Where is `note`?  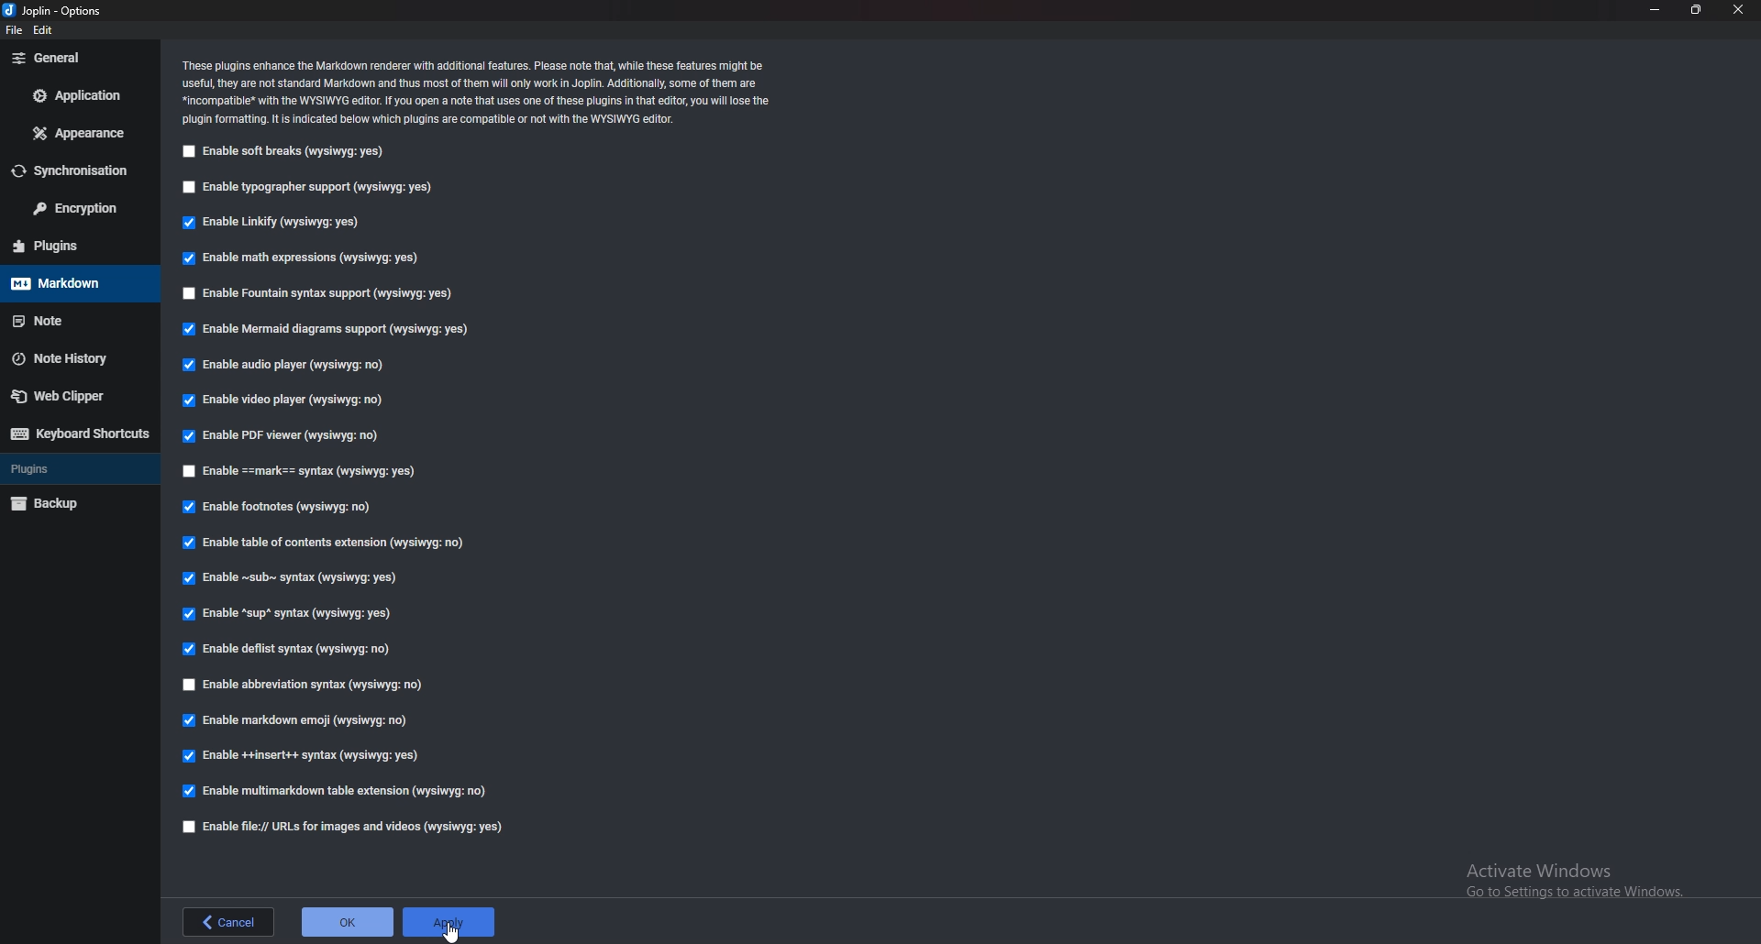 note is located at coordinates (73, 320).